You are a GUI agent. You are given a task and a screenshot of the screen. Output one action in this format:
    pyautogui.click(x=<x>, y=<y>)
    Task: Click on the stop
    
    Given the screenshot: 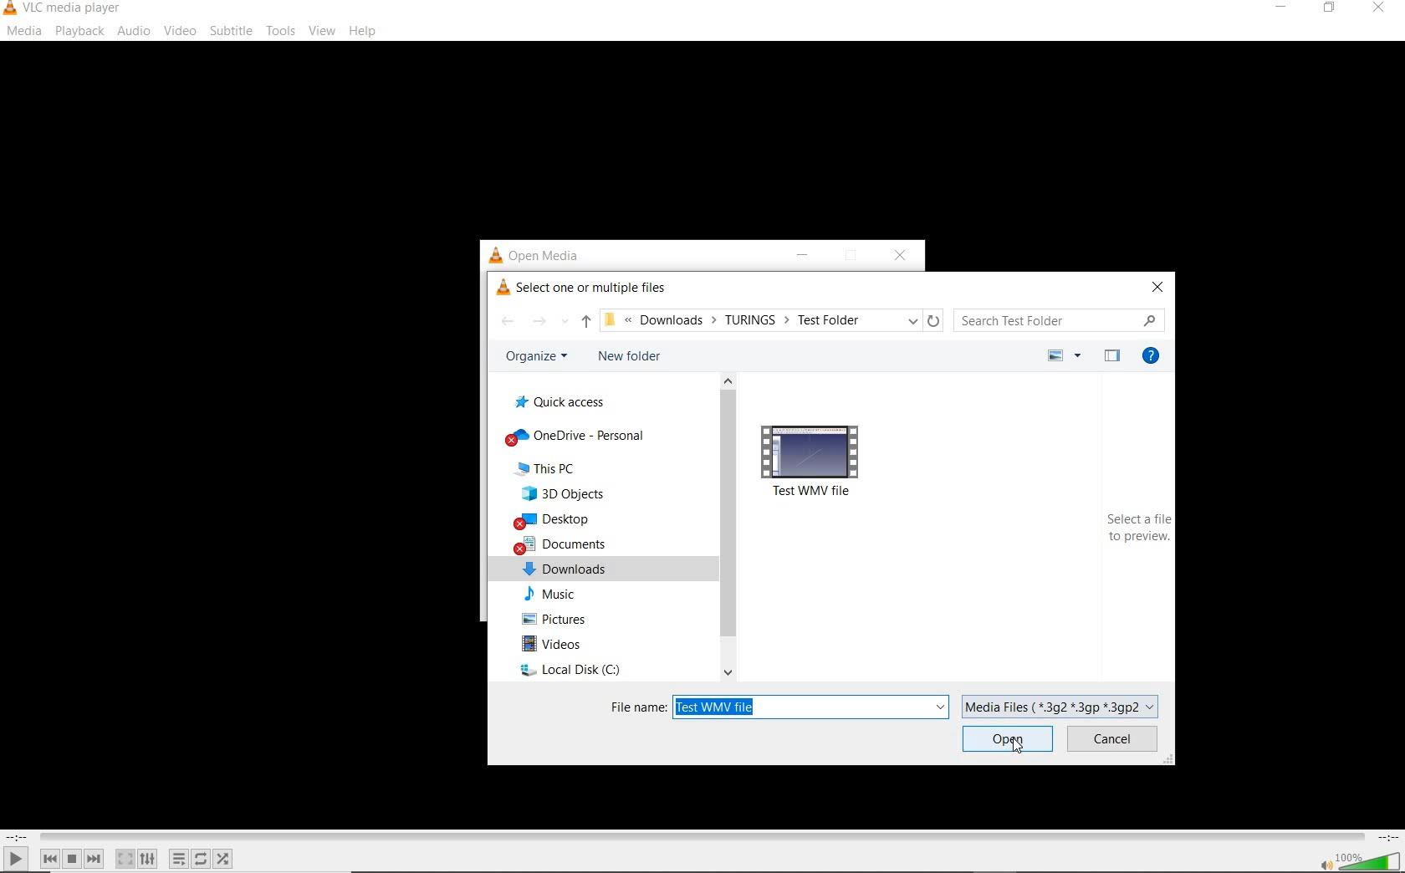 What is the action you would take?
    pyautogui.click(x=72, y=859)
    